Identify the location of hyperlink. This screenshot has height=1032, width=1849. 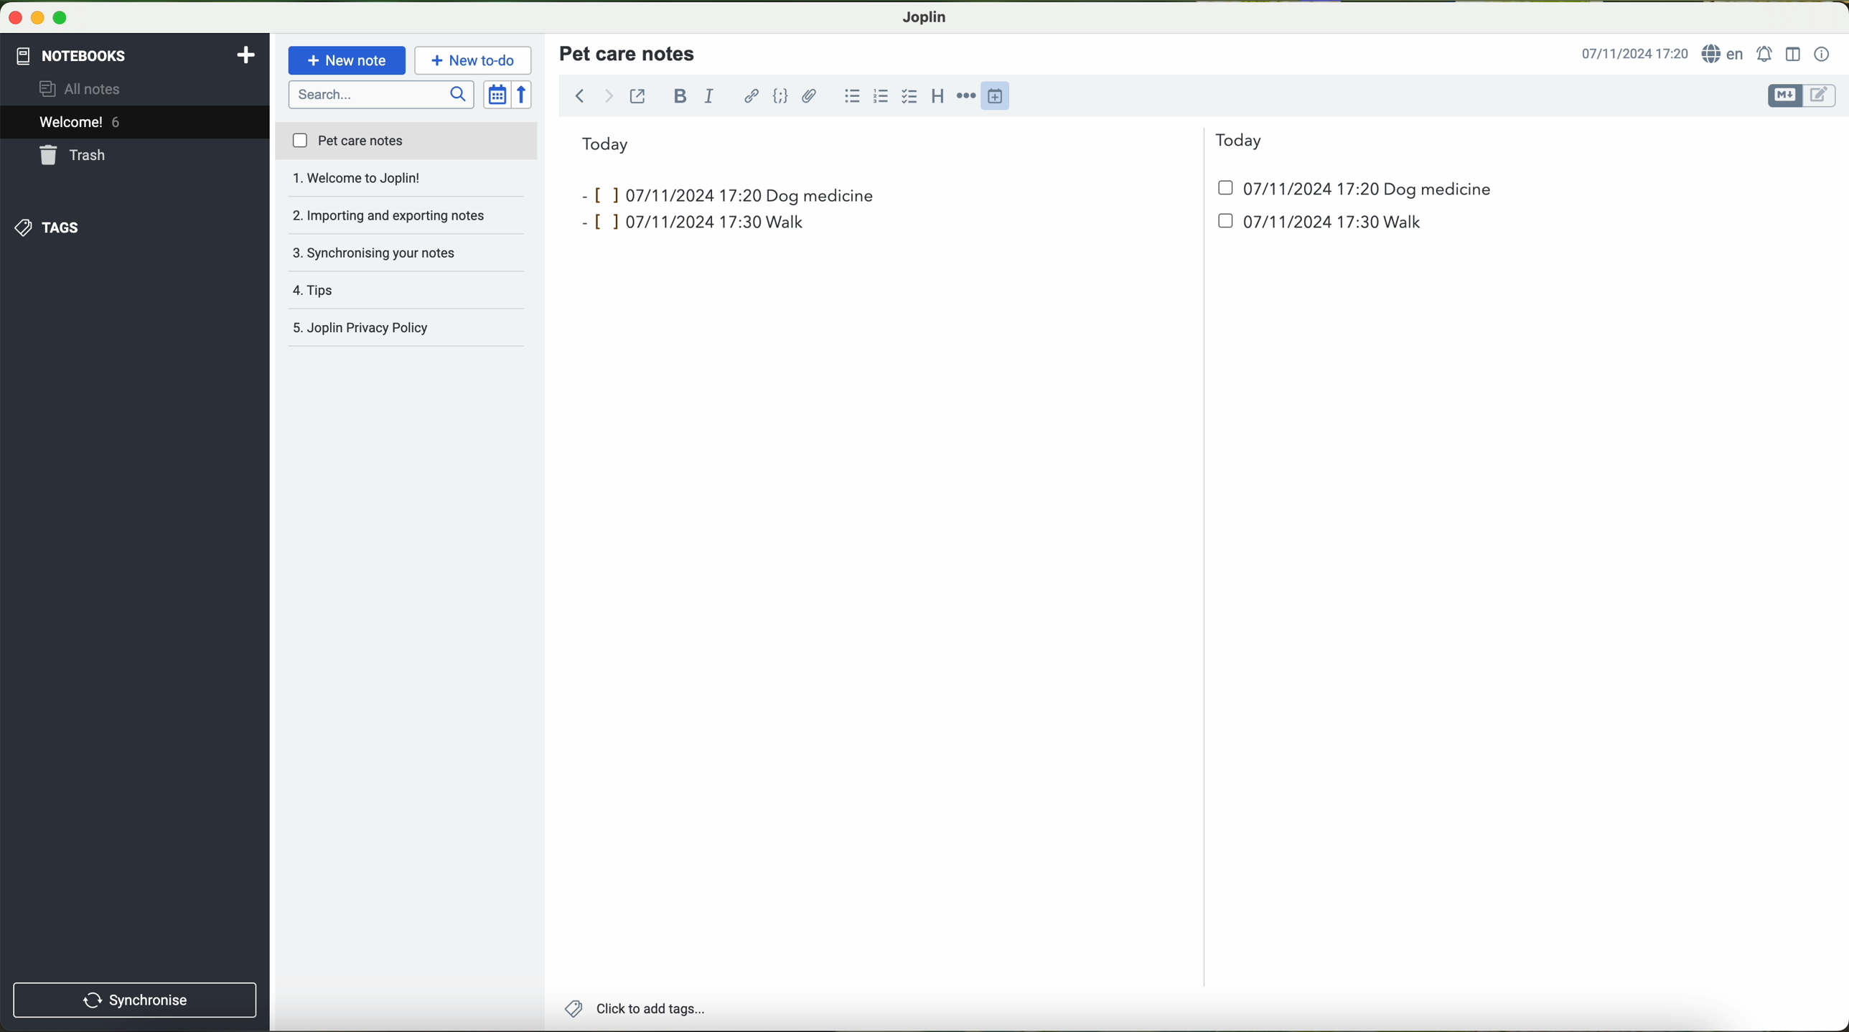
(753, 98).